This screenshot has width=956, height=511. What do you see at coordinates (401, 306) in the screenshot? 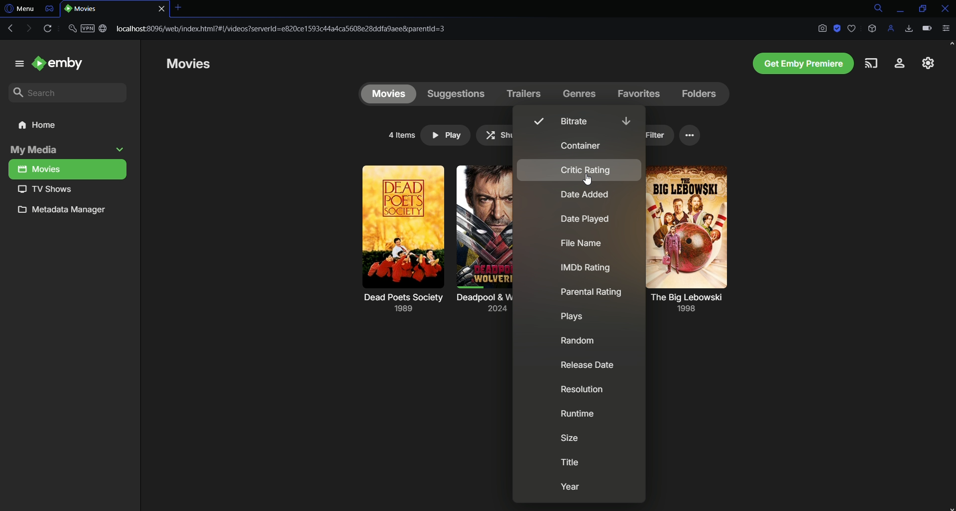
I see `Dead Poets Society` at bounding box center [401, 306].